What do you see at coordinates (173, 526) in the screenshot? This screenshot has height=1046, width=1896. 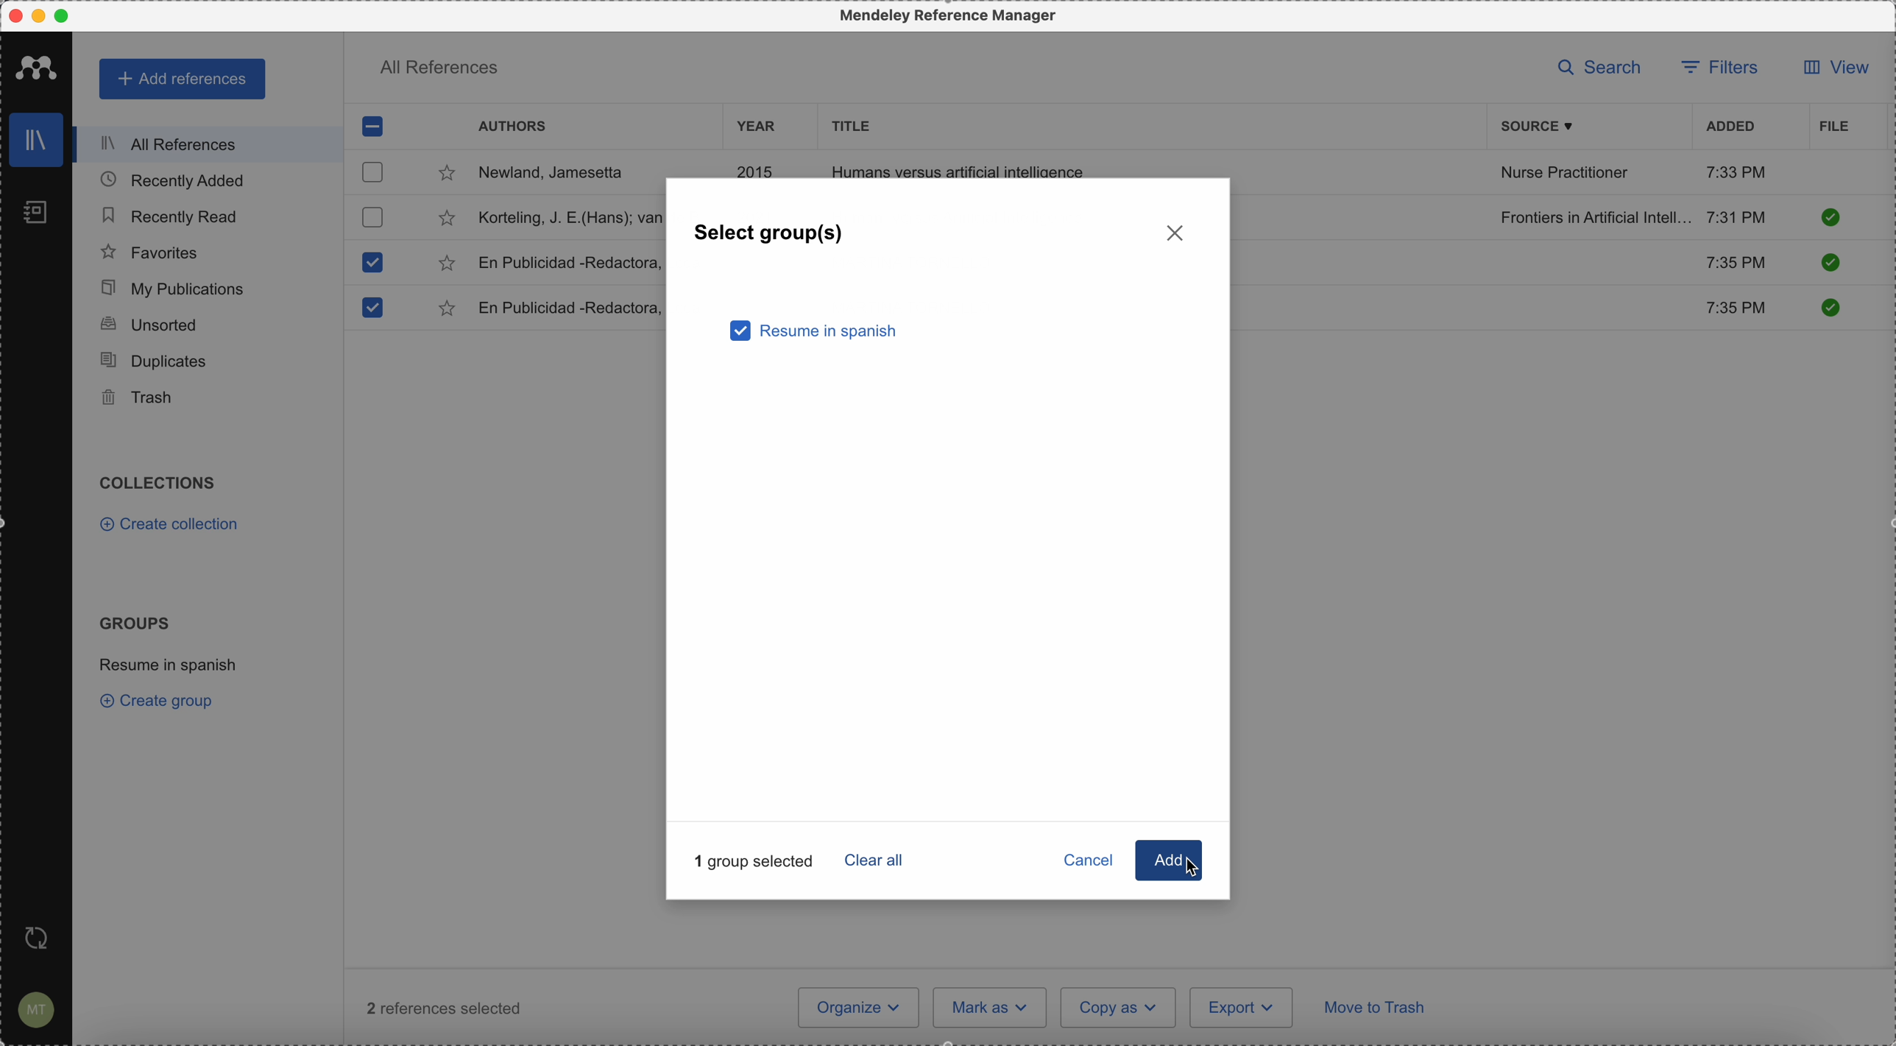 I see `create collection` at bounding box center [173, 526].